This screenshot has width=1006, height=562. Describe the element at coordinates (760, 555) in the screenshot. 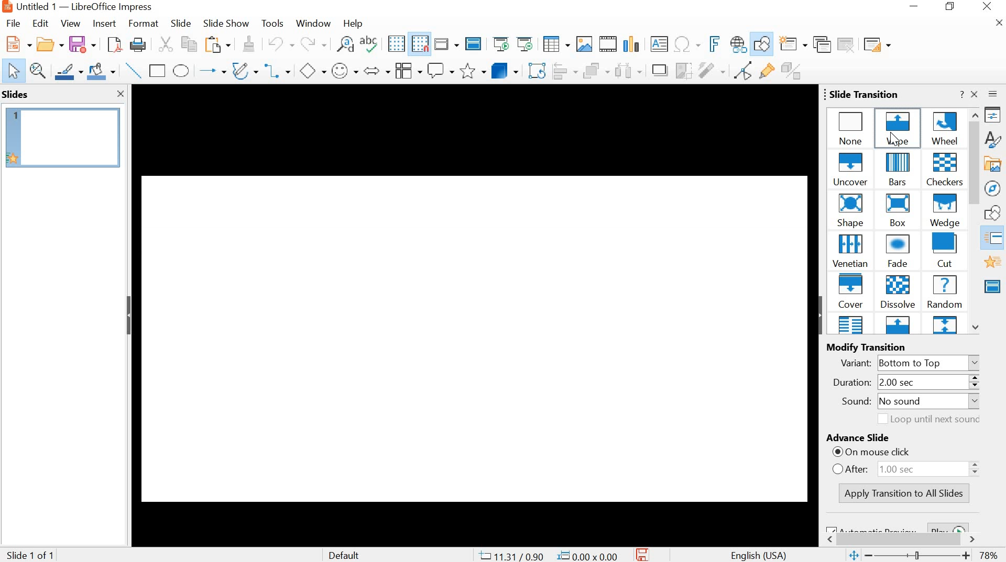

I see `TEXT LANGUAGE` at that location.